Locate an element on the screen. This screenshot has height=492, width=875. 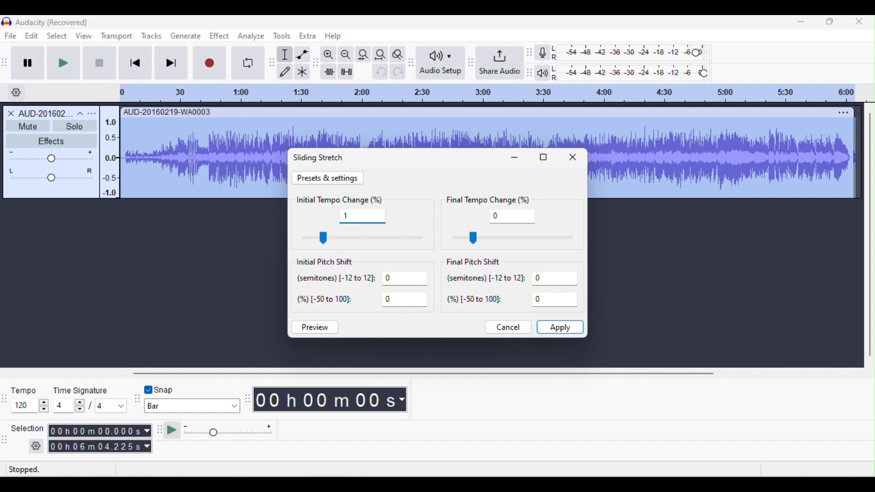
minimize is located at coordinates (802, 24).